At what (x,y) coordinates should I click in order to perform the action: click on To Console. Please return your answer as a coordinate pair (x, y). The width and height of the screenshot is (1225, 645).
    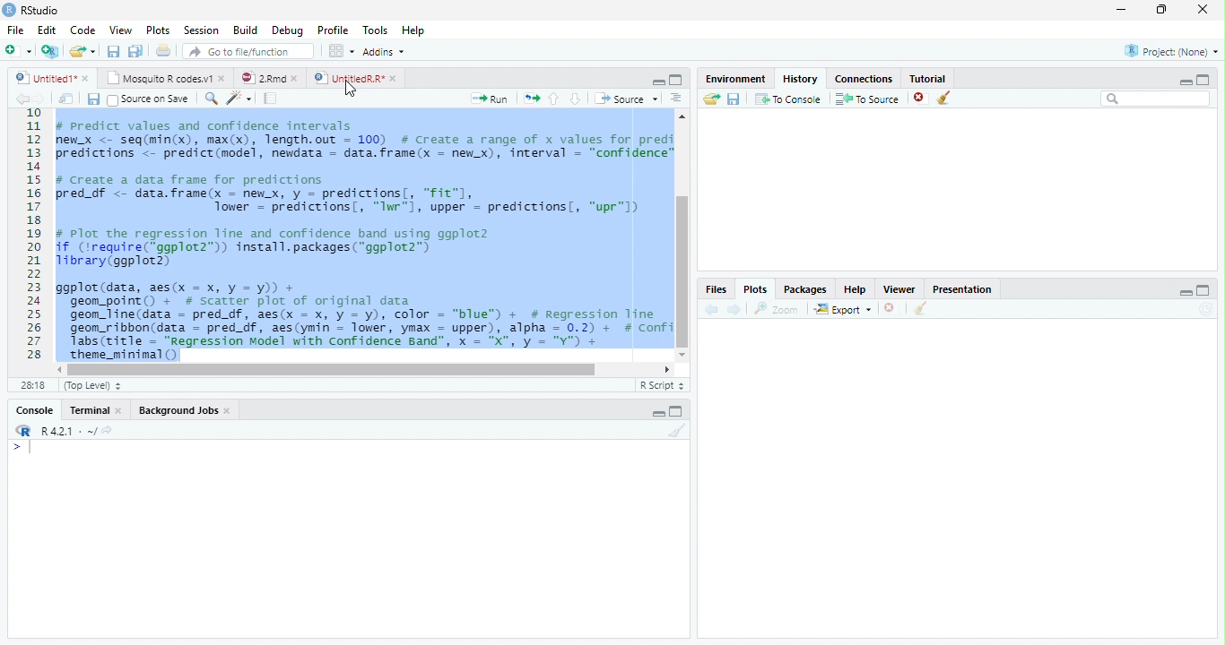
    Looking at the image, I should click on (787, 100).